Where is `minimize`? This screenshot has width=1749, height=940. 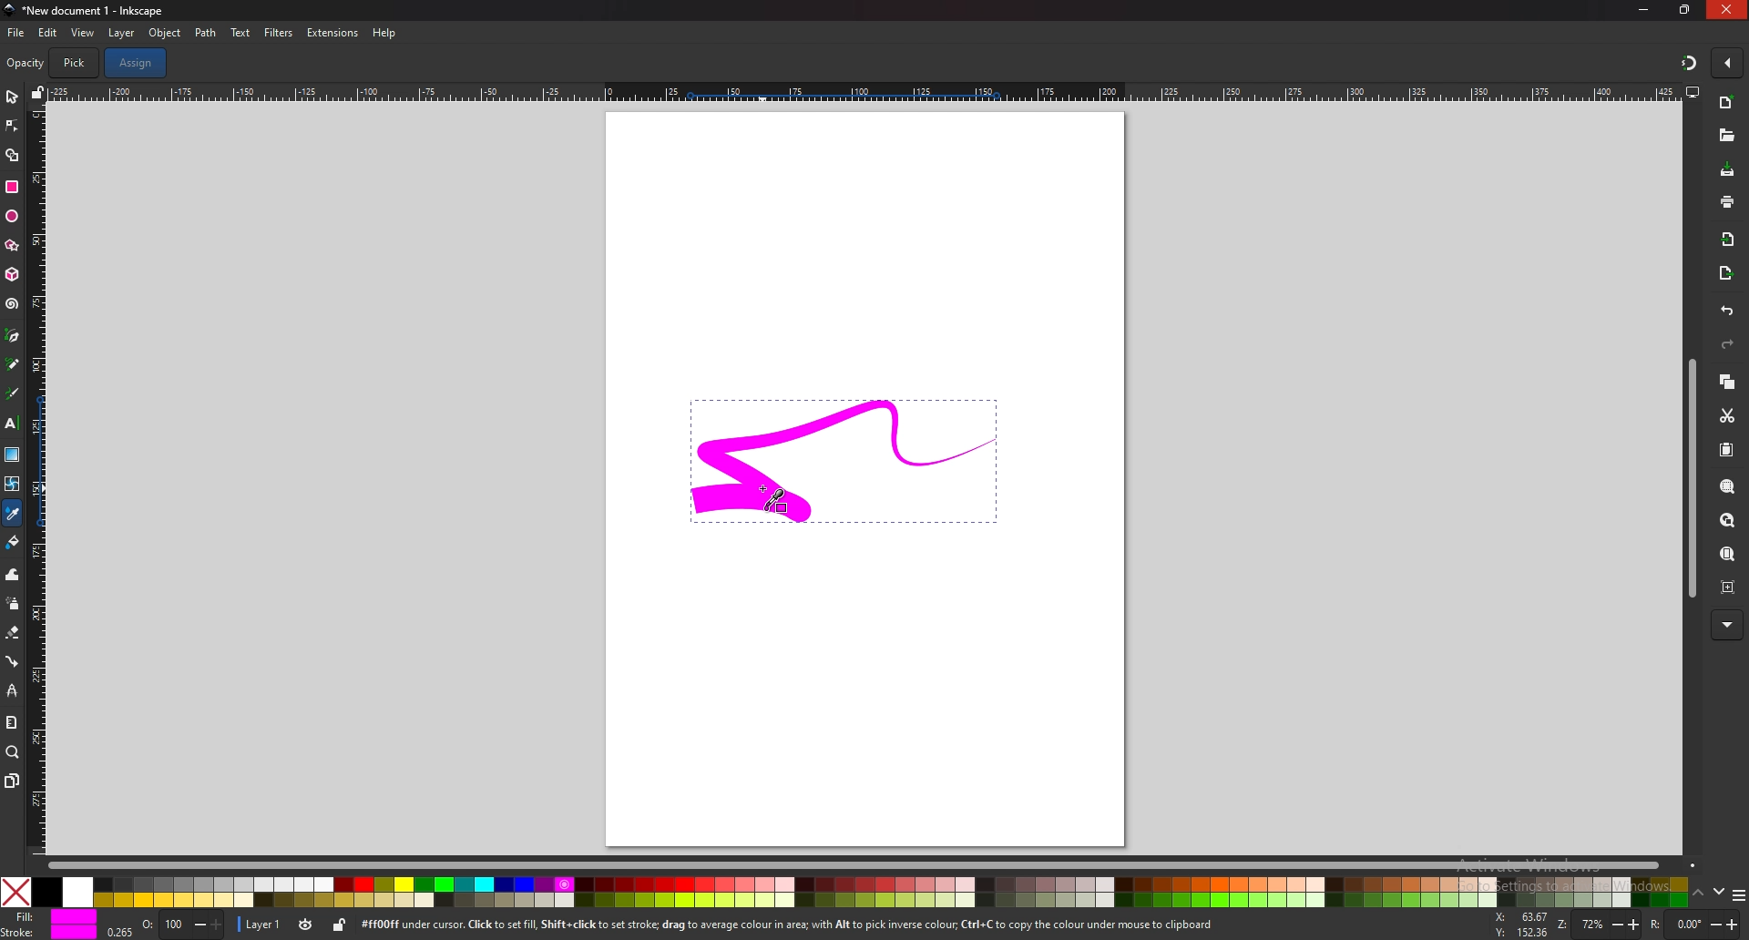 minimize is located at coordinates (1646, 10).